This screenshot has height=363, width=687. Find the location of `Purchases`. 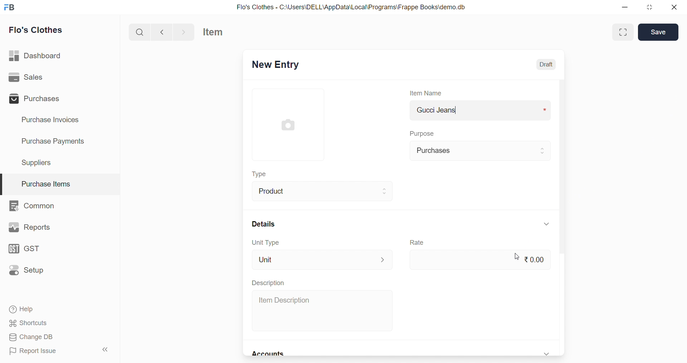

Purchases is located at coordinates (481, 151).